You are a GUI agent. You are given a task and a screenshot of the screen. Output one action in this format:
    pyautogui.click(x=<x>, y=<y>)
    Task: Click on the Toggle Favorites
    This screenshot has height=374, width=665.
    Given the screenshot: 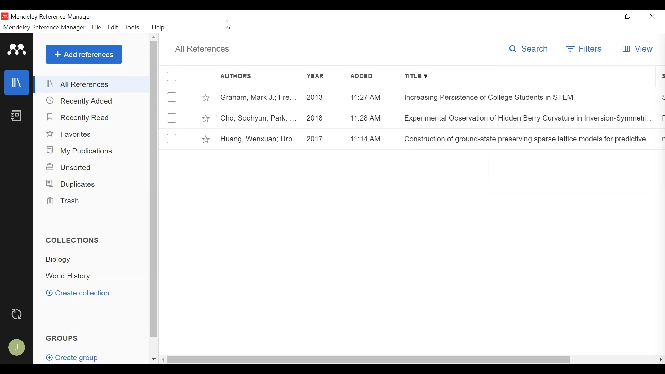 What is the action you would take?
    pyautogui.click(x=205, y=119)
    